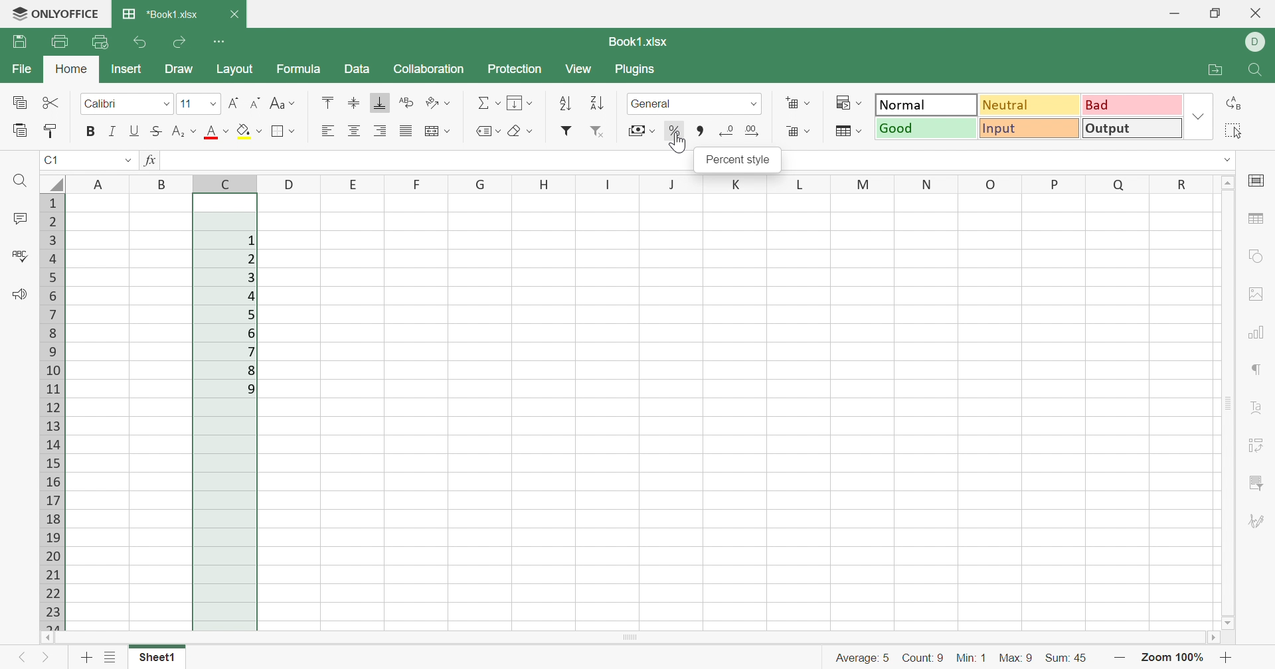  Describe the element at coordinates (50, 102) in the screenshot. I see `Cut` at that location.